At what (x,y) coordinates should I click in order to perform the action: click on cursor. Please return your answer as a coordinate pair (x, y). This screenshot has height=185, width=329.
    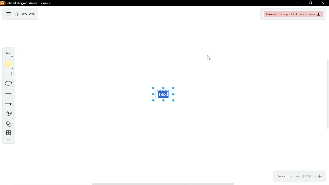
    Looking at the image, I should click on (208, 58).